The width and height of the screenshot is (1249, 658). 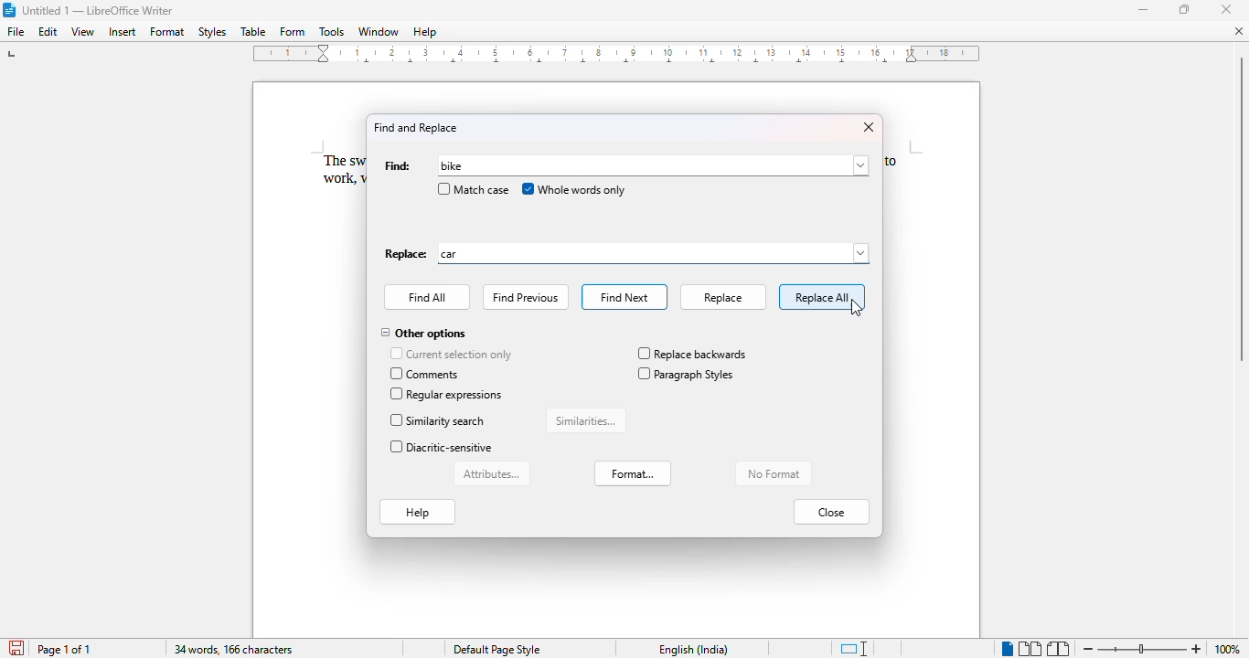 What do you see at coordinates (857, 309) in the screenshot?
I see `cursor` at bounding box center [857, 309].